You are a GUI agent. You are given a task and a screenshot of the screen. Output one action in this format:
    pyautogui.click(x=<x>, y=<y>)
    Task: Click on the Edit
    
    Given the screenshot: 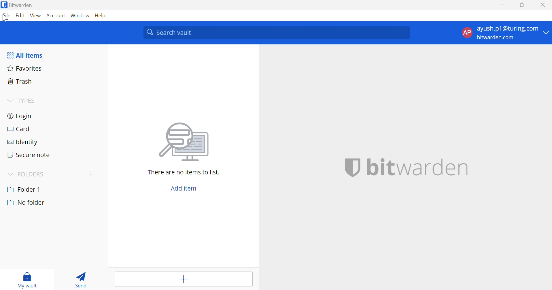 What is the action you would take?
    pyautogui.click(x=20, y=16)
    